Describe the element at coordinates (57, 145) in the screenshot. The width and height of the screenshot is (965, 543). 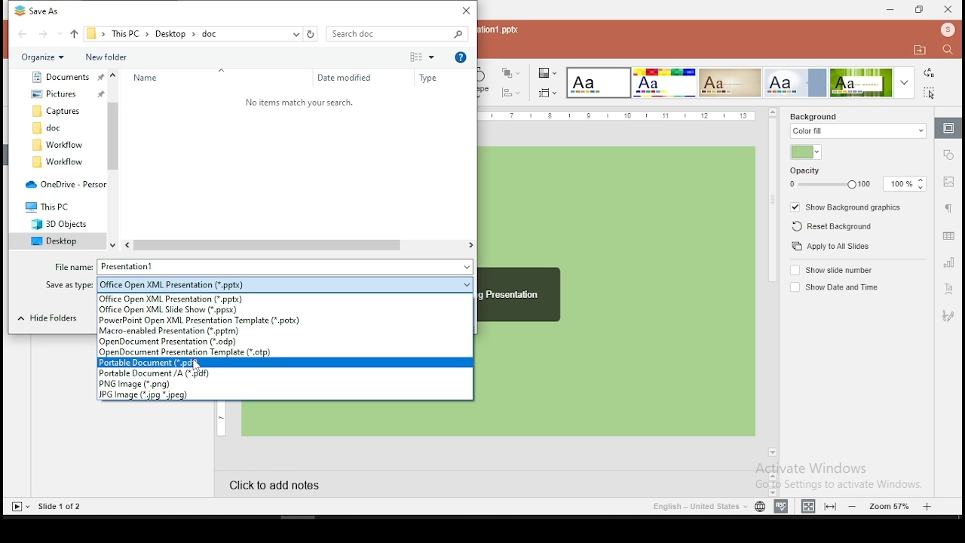
I see `workflow` at that location.